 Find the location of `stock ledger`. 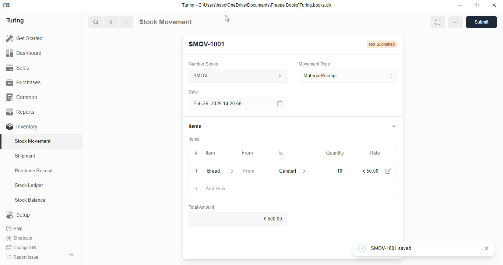

stock ledger is located at coordinates (29, 185).